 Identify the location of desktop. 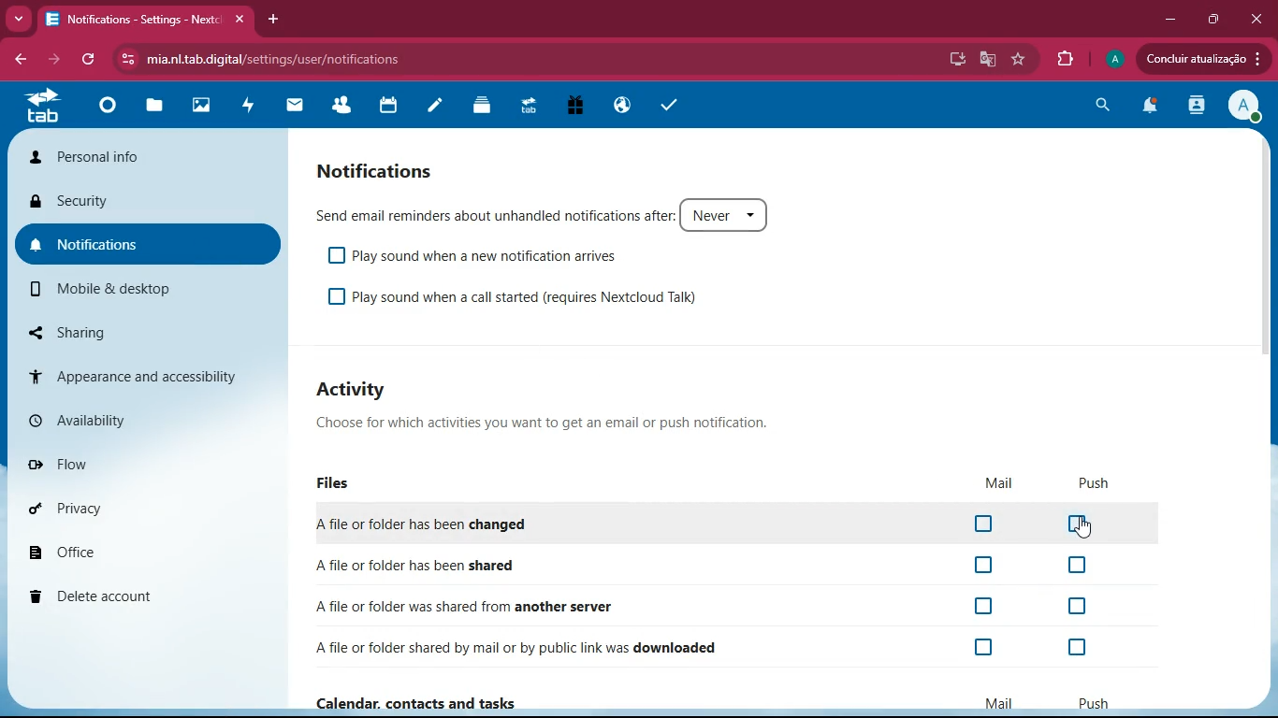
(954, 59).